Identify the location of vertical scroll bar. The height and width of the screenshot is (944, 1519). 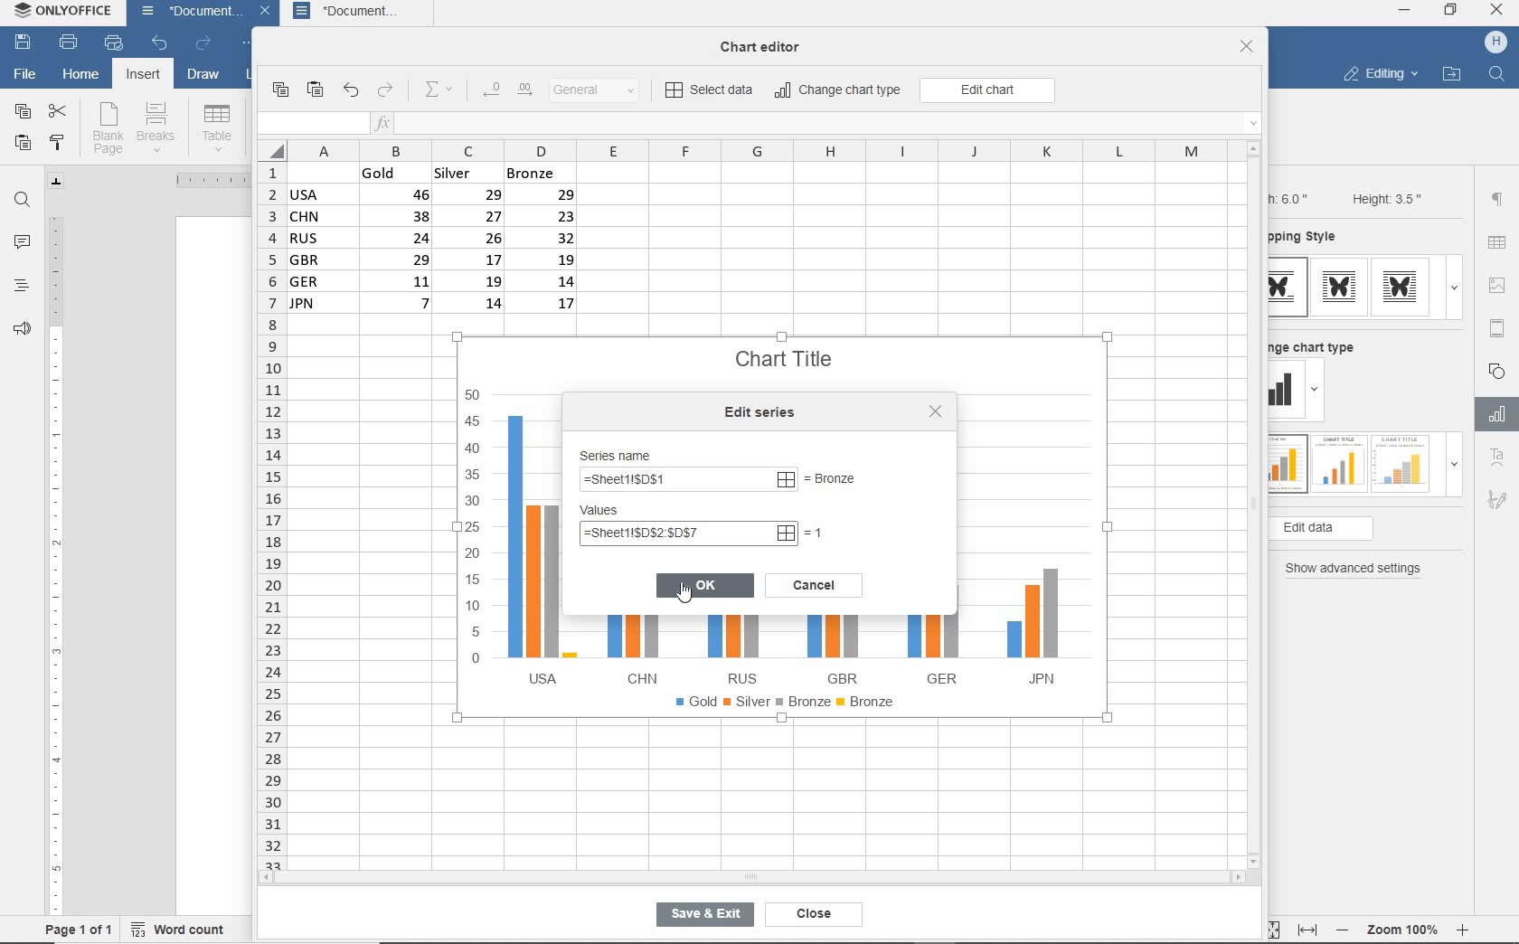
(1260, 504).